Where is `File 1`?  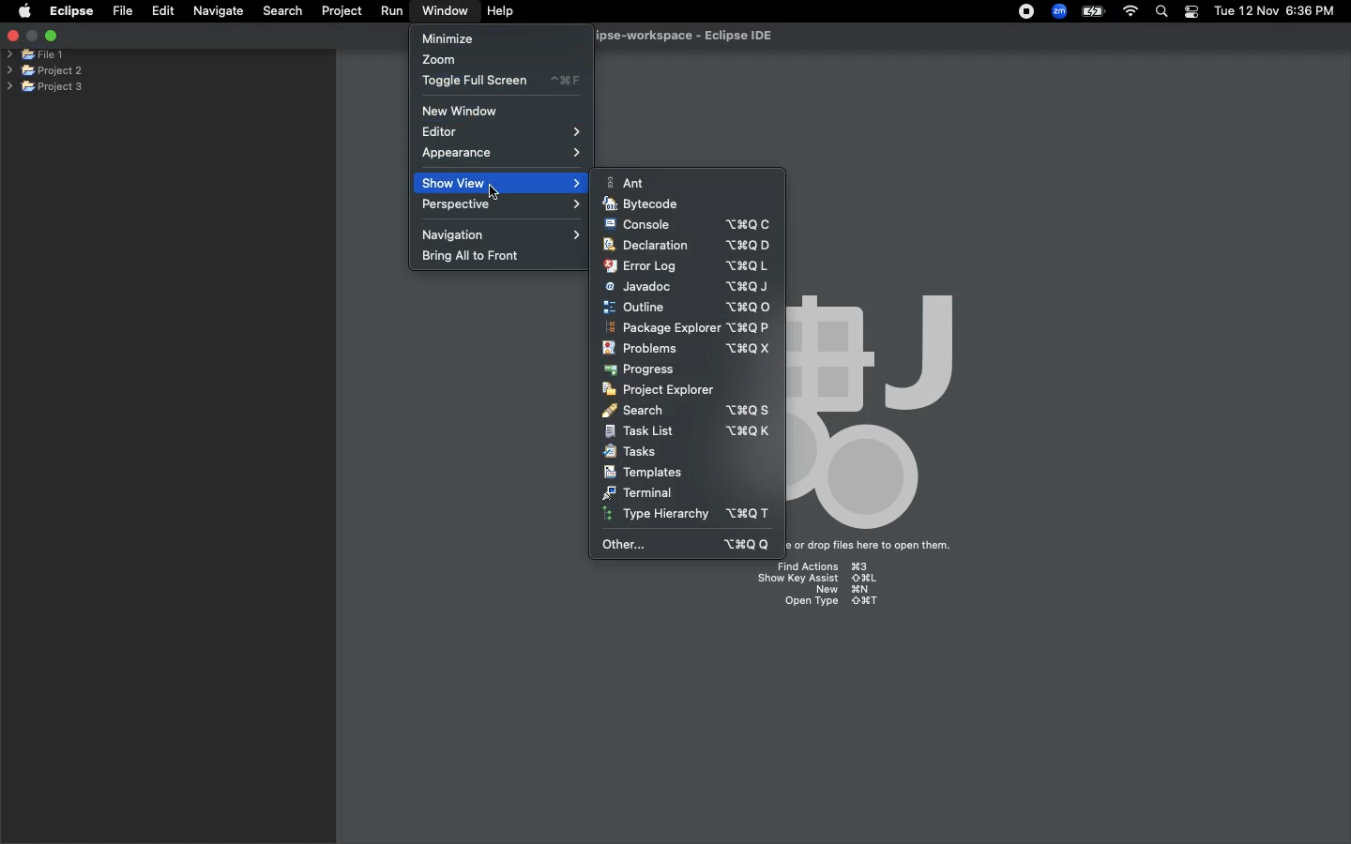
File 1 is located at coordinates (36, 55).